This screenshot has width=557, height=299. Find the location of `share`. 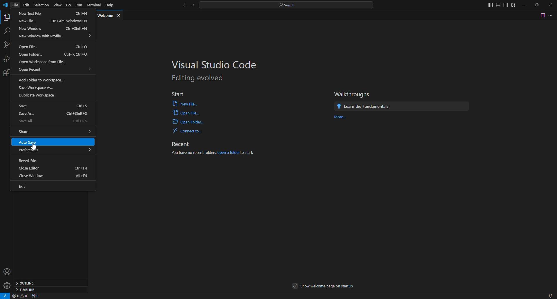

share is located at coordinates (24, 132).